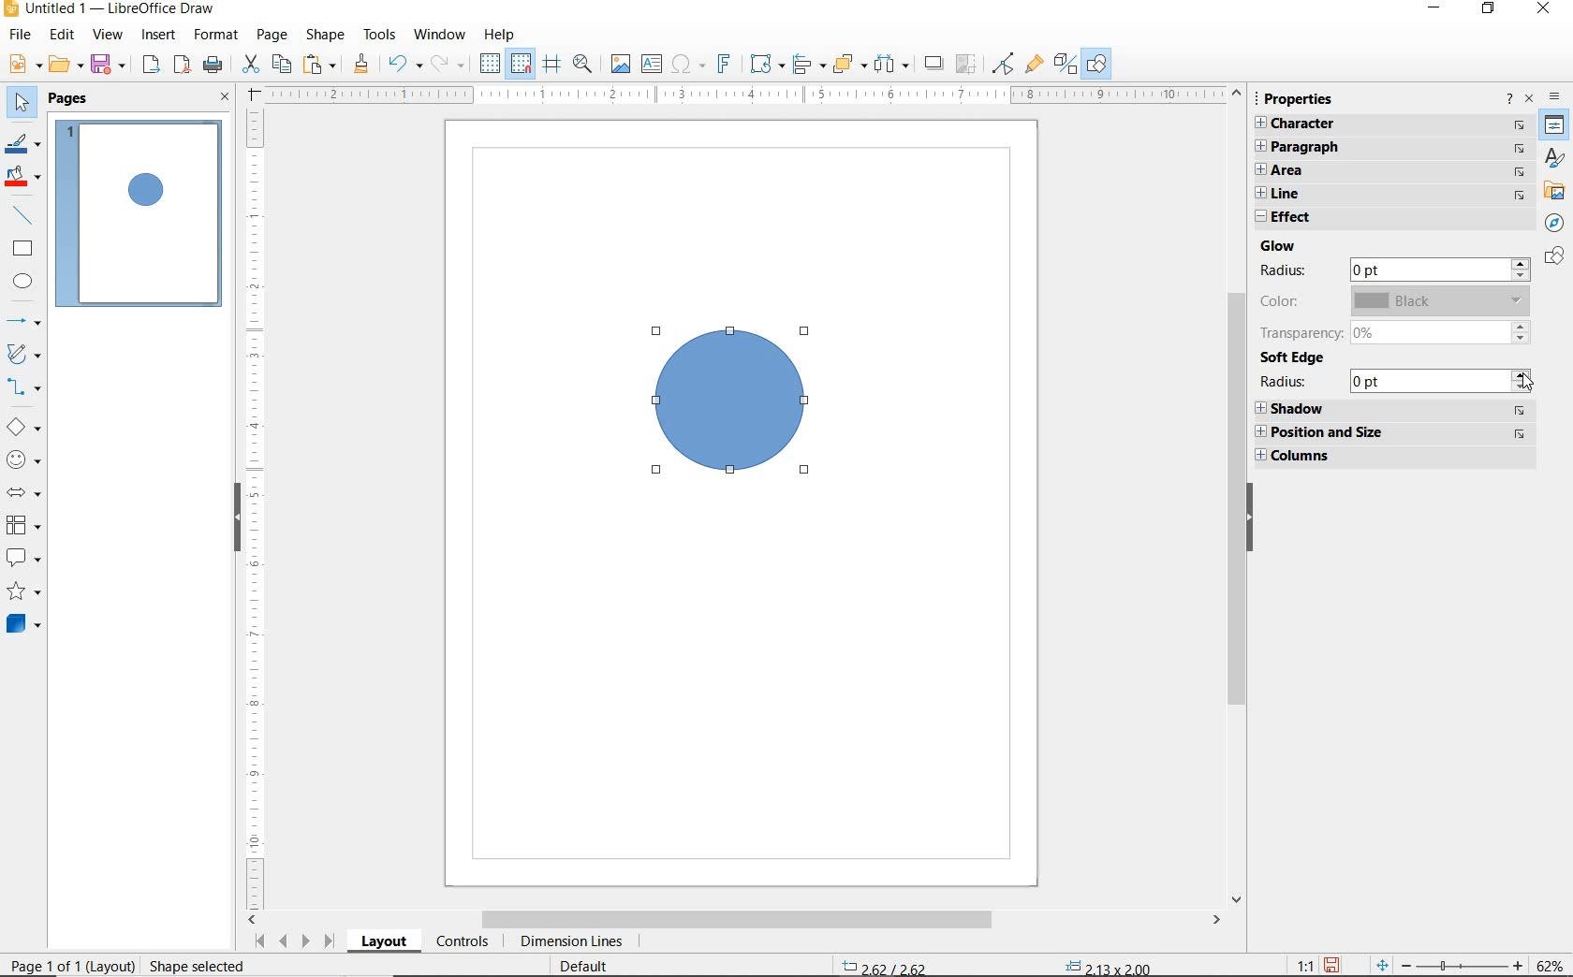 The image size is (1573, 977). What do you see at coordinates (448, 64) in the screenshot?
I see `REDO` at bounding box center [448, 64].